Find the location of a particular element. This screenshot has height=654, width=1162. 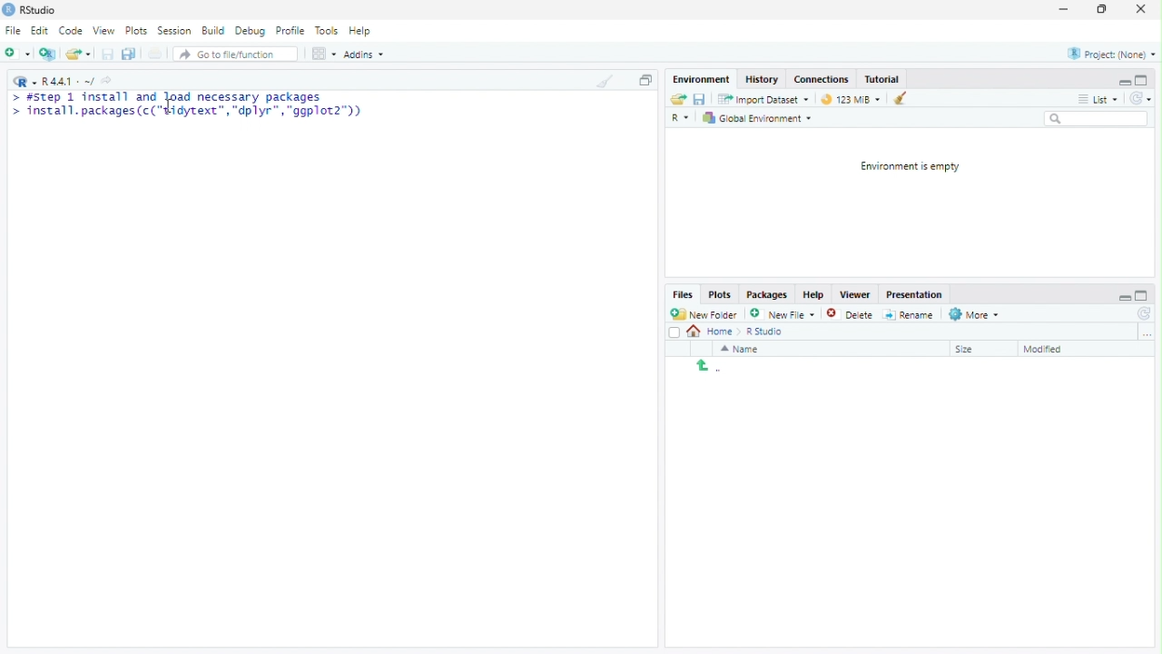

Session is located at coordinates (174, 30).